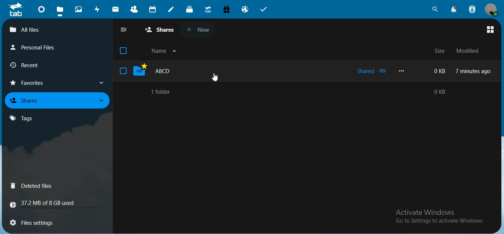  Describe the element at coordinates (36, 47) in the screenshot. I see `personal files` at that location.